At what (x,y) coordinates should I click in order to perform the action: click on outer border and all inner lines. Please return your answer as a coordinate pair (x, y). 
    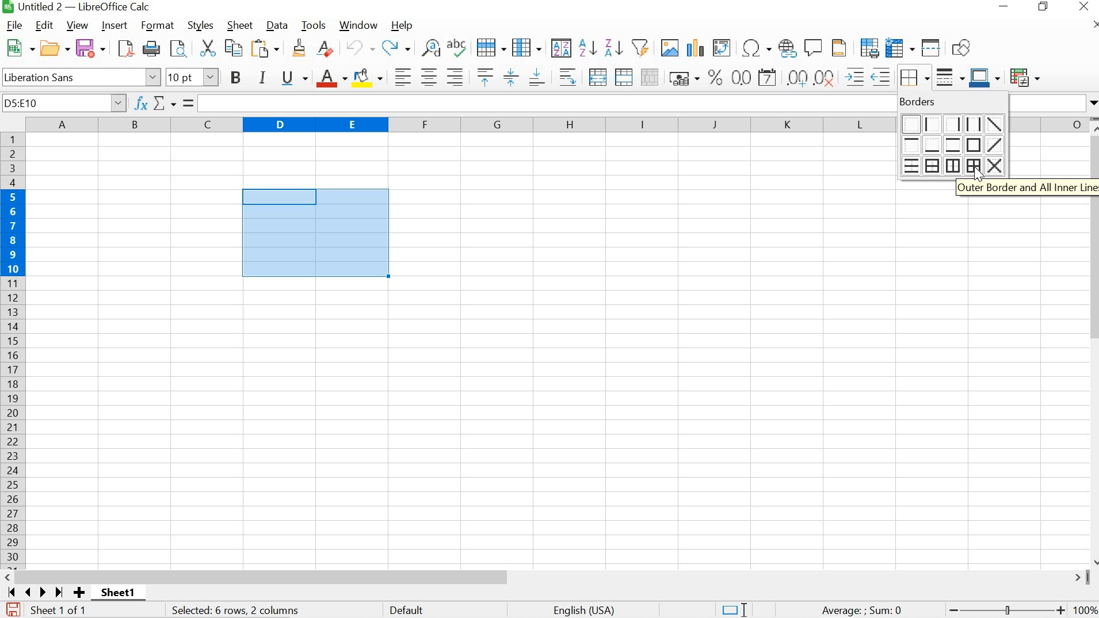
    Looking at the image, I should click on (1025, 189).